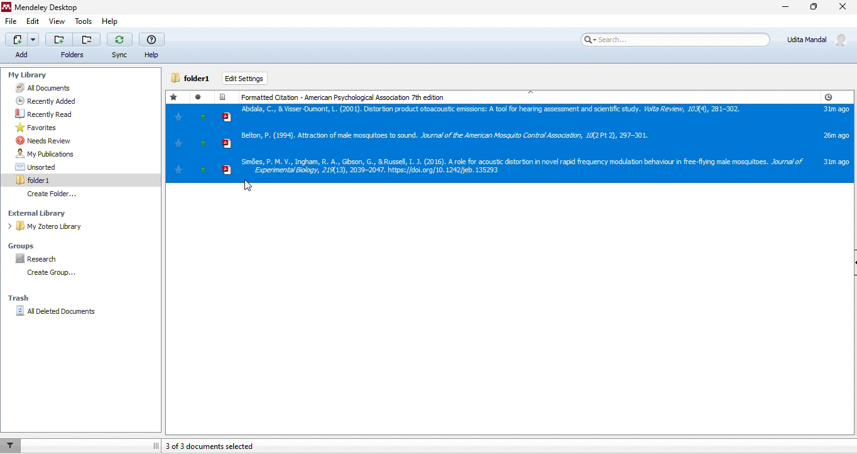 This screenshot has height=454, width=857. Describe the element at coordinates (779, 11) in the screenshot. I see `minimize` at that location.